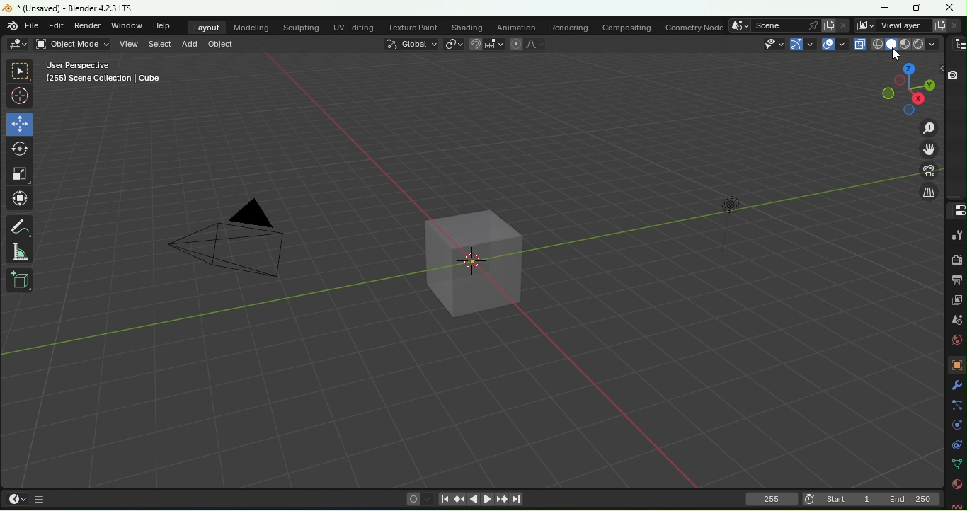 This screenshot has height=511, width=967. Describe the element at coordinates (905, 44) in the screenshot. I see `Viewport shading: Material Preview` at that location.